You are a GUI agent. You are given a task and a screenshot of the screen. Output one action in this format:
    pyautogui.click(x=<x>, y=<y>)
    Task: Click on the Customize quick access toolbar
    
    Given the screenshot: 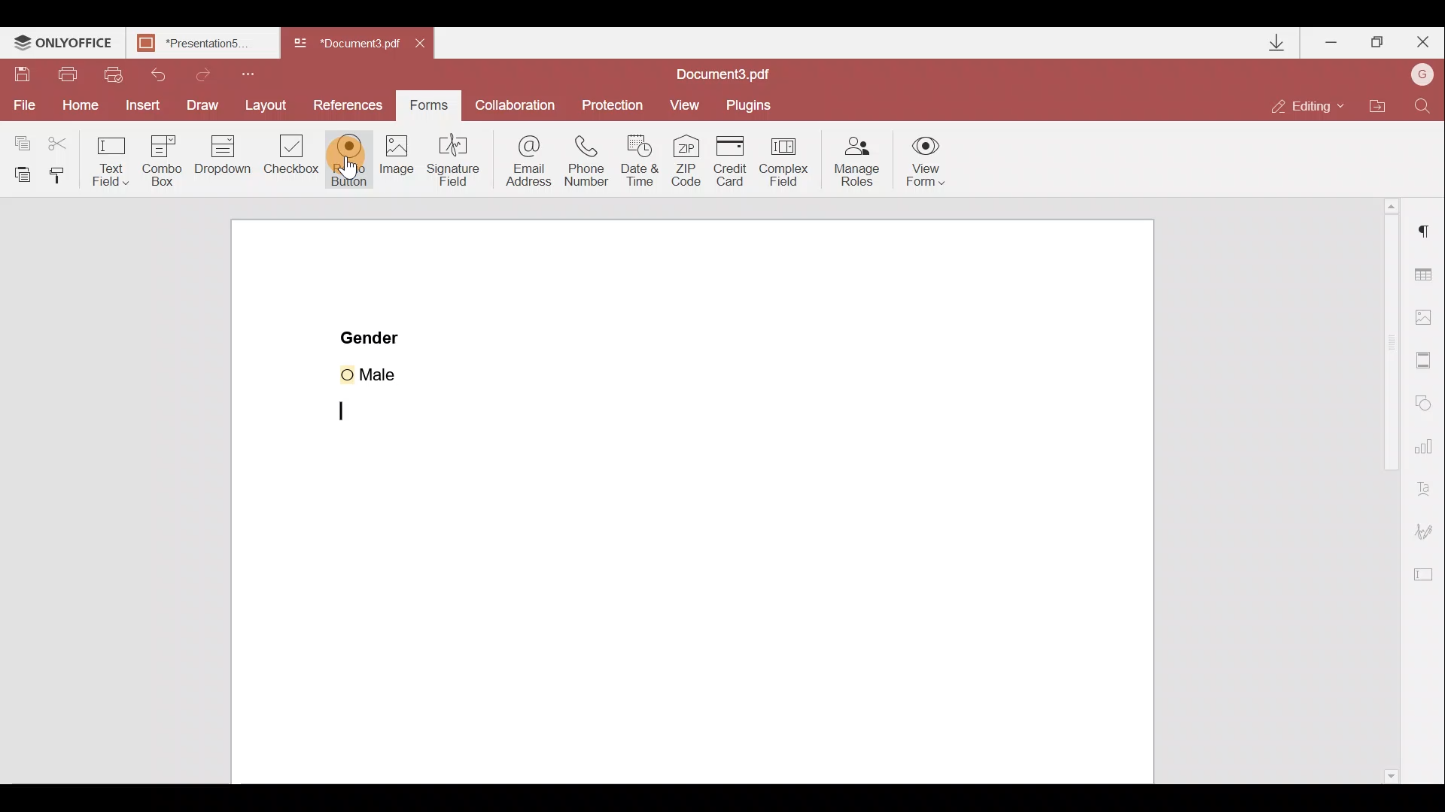 What is the action you would take?
    pyautogui.click(x=257, y=72)
    